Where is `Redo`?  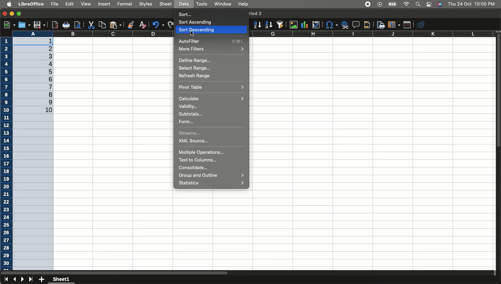 Redo is located at coordinates (169, 24).